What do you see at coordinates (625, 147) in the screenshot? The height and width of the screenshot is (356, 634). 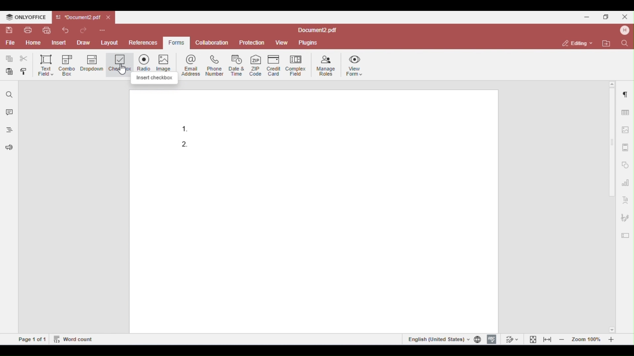 I see `header and footer settings` at bounding box center [625, 147].